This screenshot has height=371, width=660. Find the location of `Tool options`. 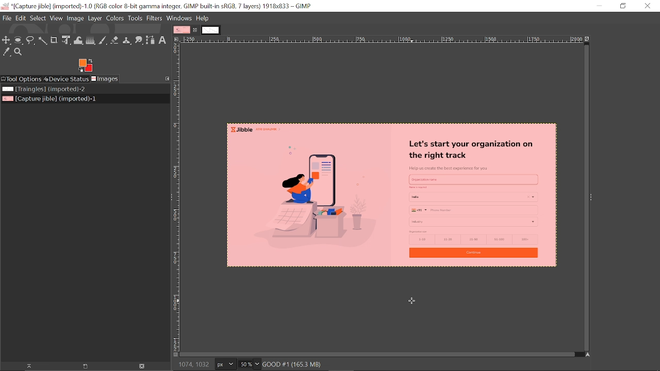

Tool options is located at coordinates (21, 79).